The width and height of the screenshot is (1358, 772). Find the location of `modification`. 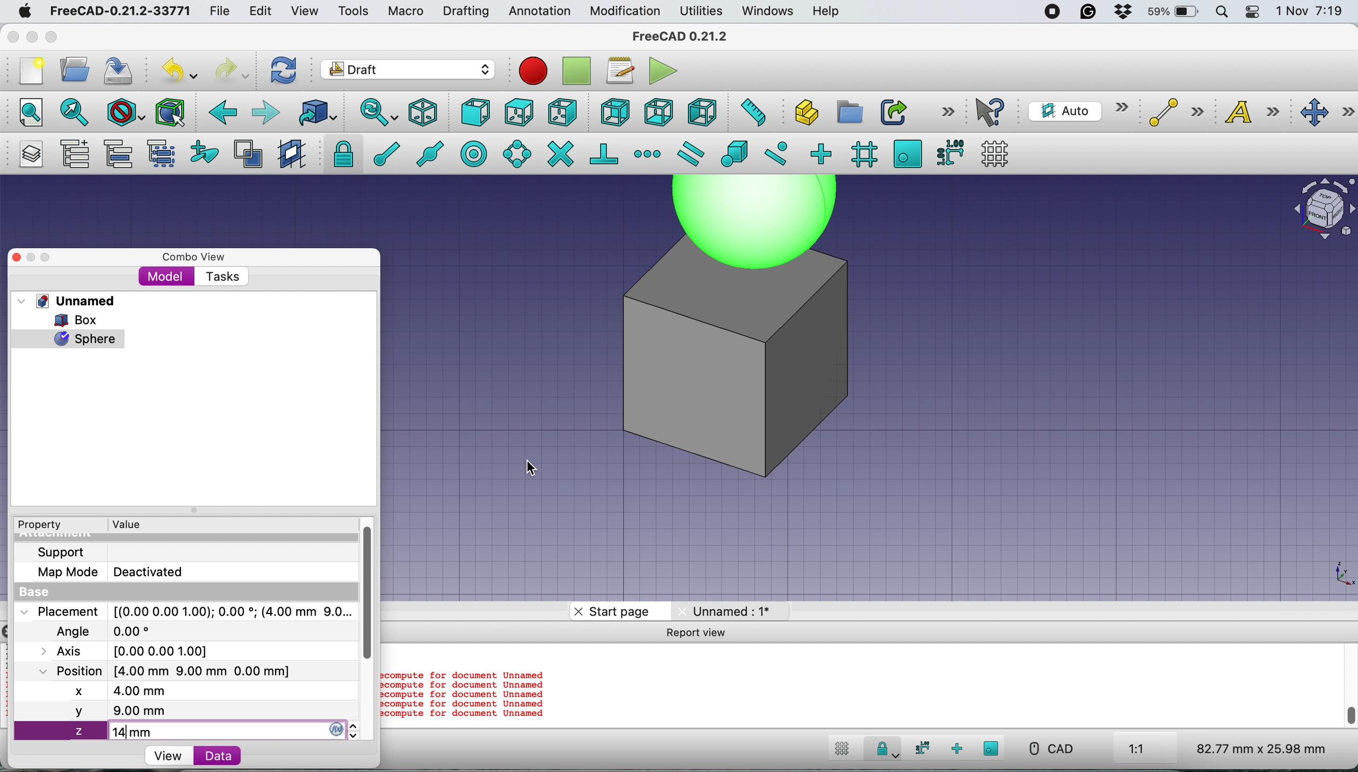

modification is located at coordinates (624, 12).